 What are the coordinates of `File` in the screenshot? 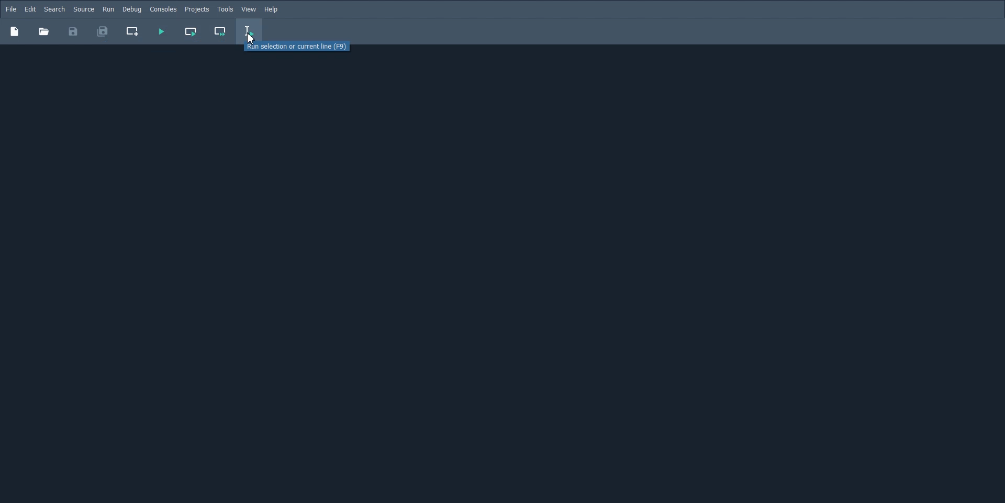 It's located at (11, 9).